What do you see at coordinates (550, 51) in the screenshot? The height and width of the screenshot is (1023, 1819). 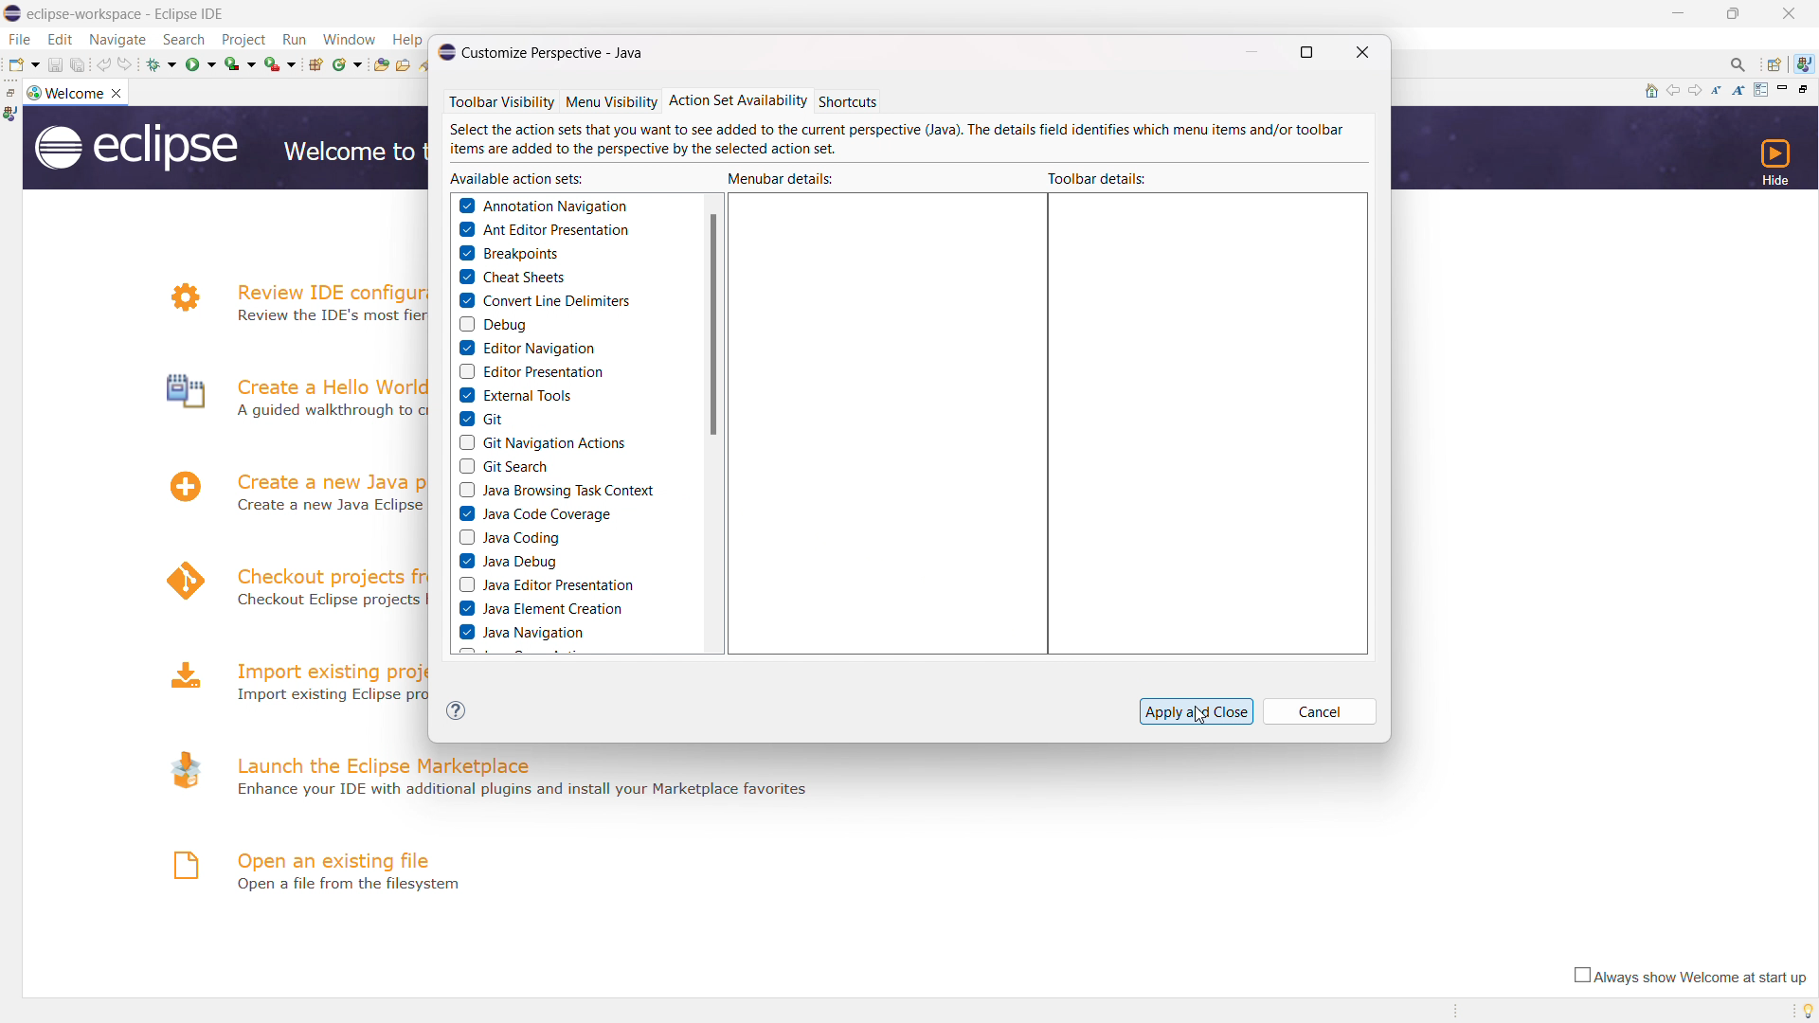 I see `© Customize Perspective - Java` at bounding box center [550, 51].